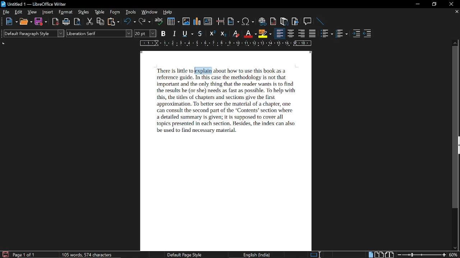  What do you see at coordinates (193, 70) in the screenshot?
I see `cursor` at bounding box center [193, 70].